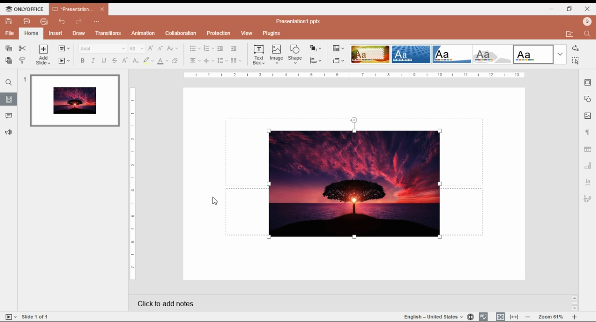 Image resolution: width=596 pixels, height=322 pixels. What do you see at coordinates (61, 22) in the screenshot?
I see `undo` at bounding box center [61, 22].